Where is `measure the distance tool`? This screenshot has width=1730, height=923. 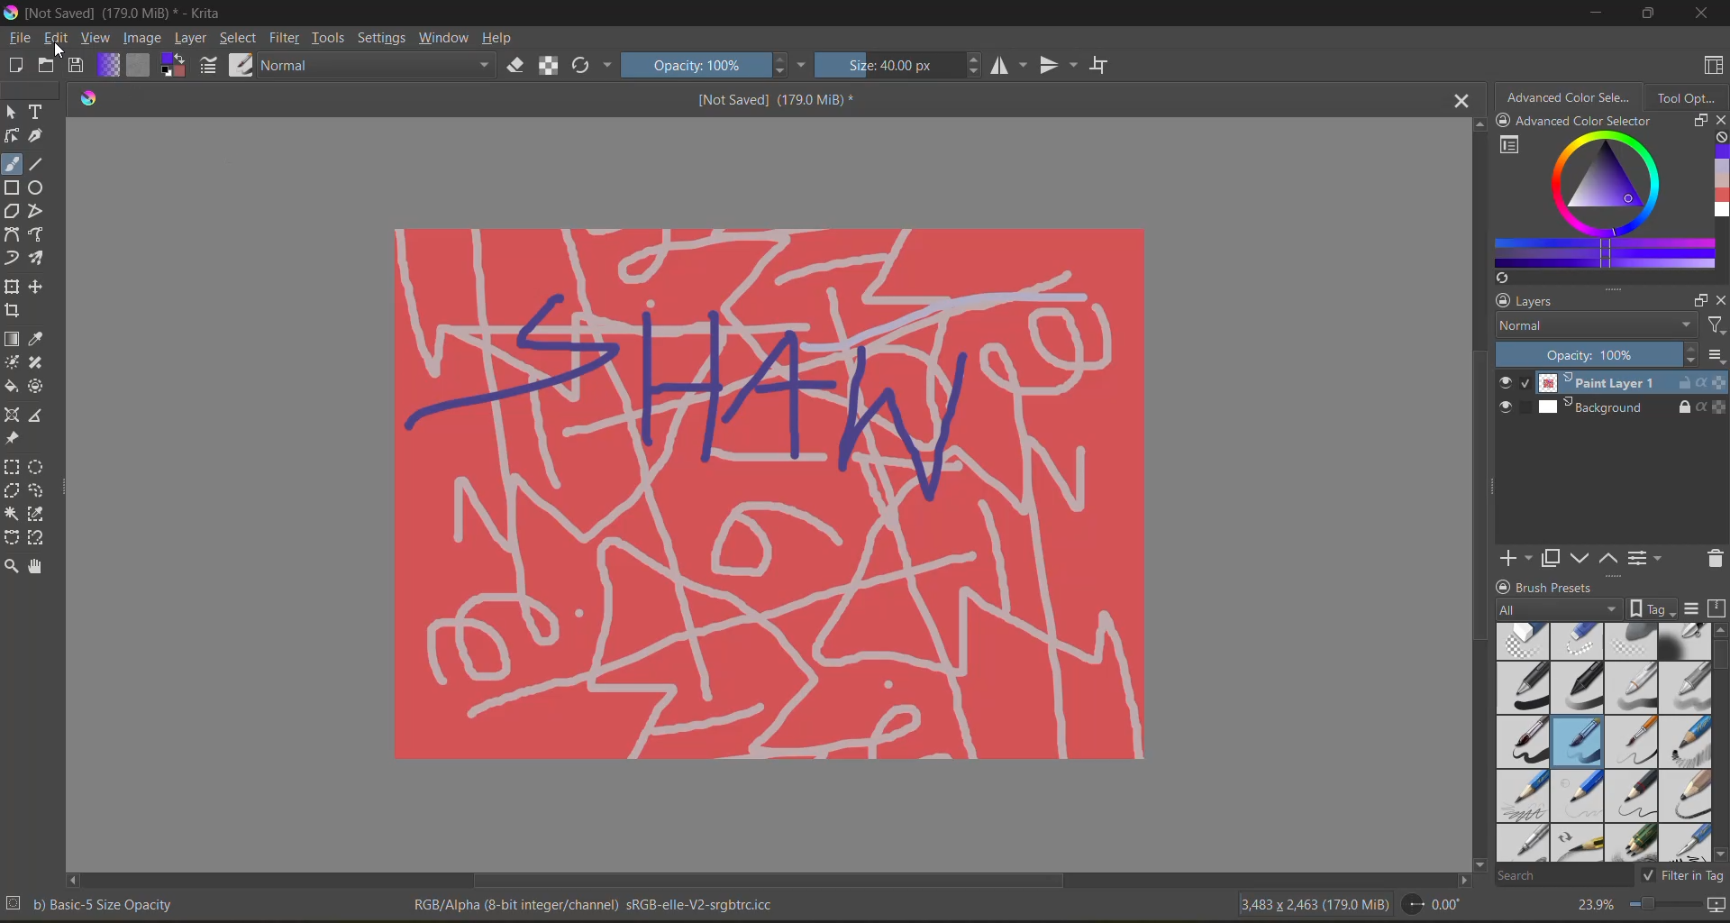 measure the distance tool is located at coordinates (41, 415).